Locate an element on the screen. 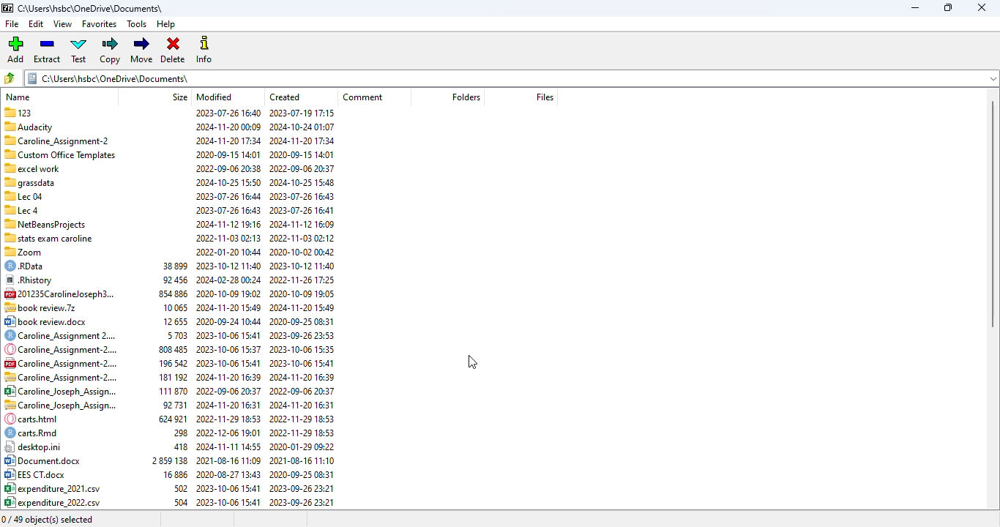  created is located at coordinates (285, 97).